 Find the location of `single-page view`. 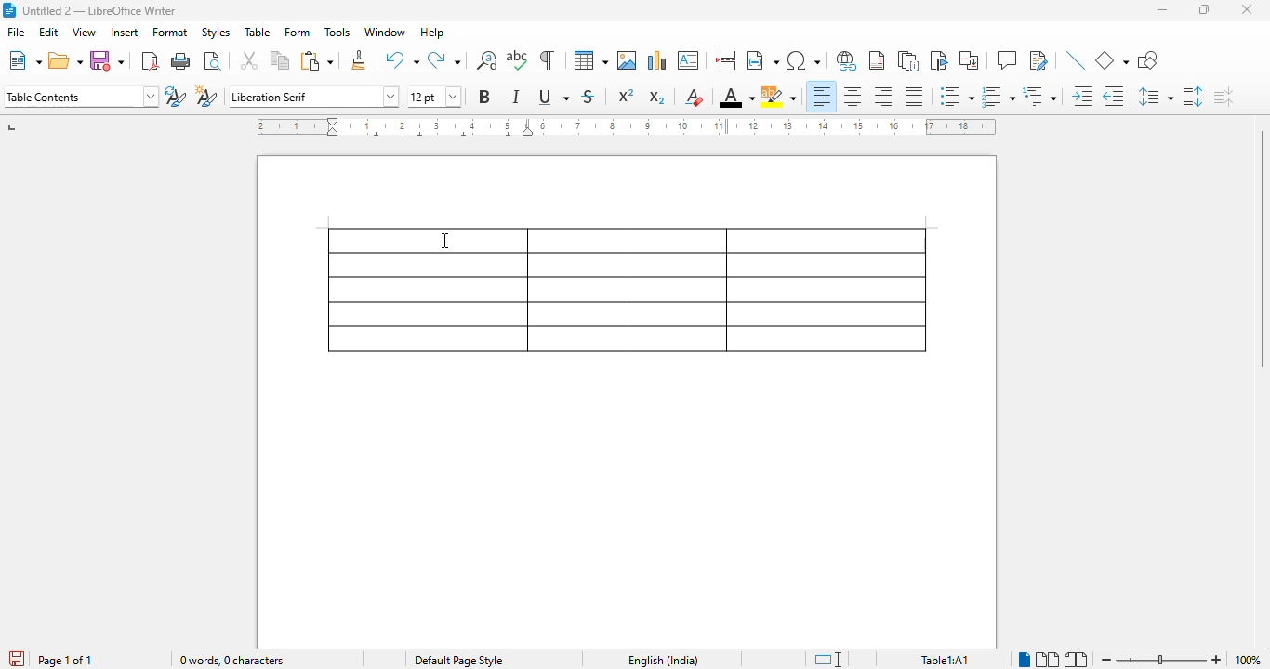

single-page view is located at coordinates (1025, 660).